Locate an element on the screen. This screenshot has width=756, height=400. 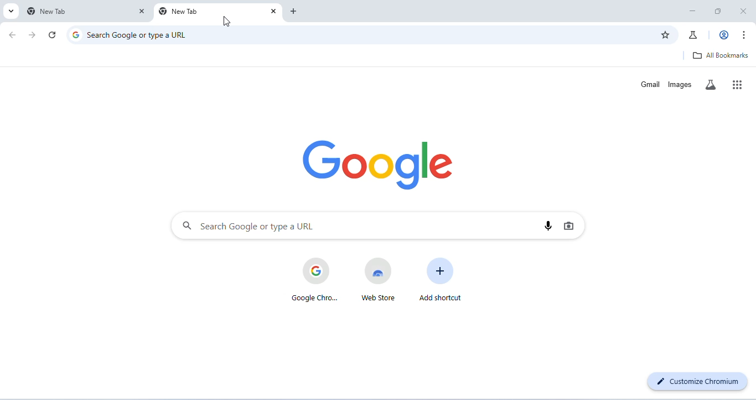
new tab is located at coordinates (180, 12).